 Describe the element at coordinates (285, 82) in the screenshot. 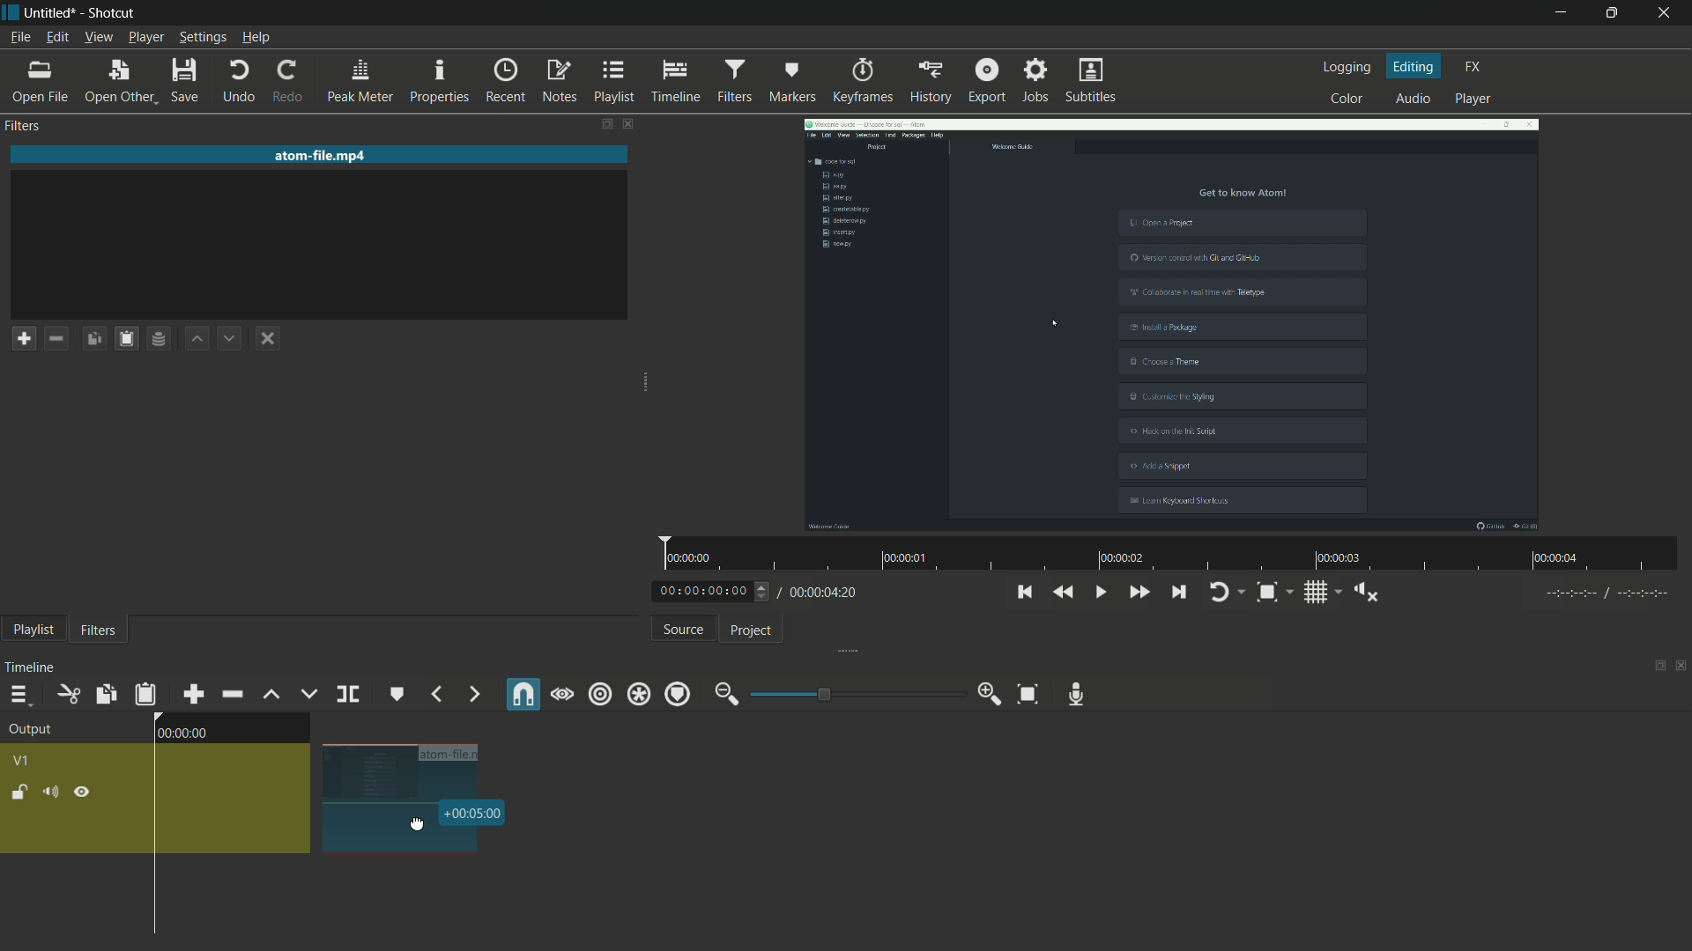

I see `redo` at that location.